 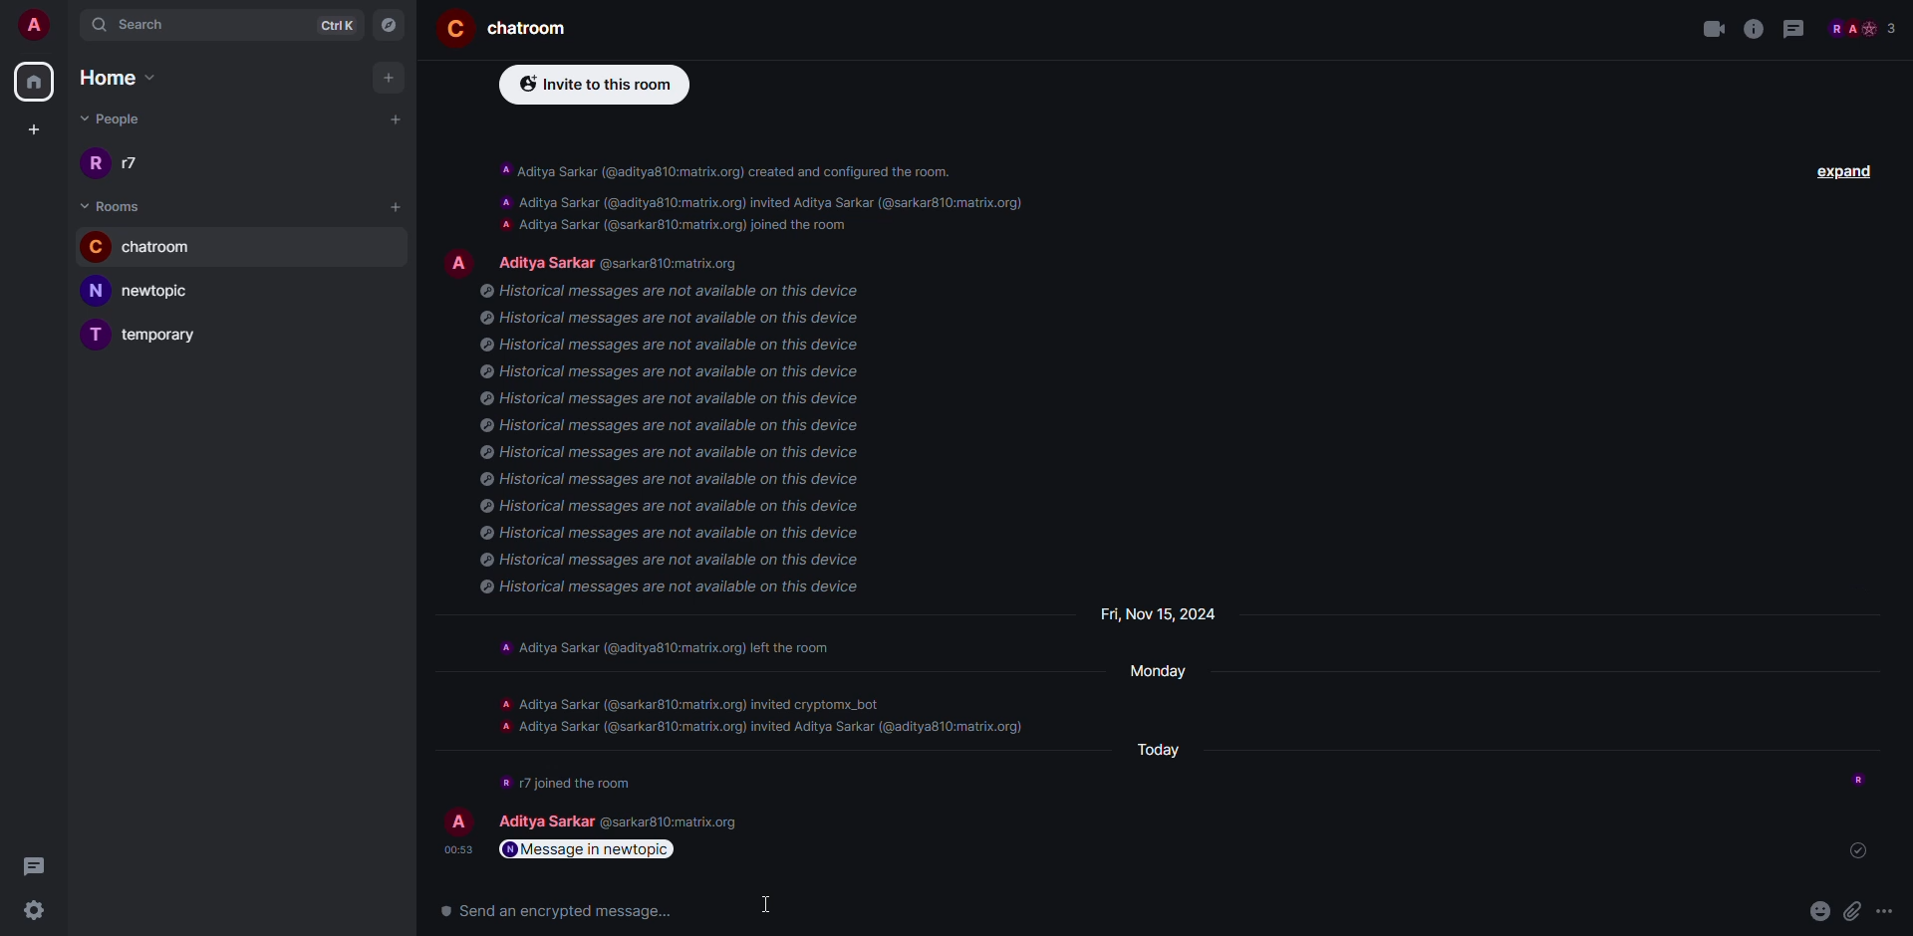 I want to click on time, so click(x=453, y=848).